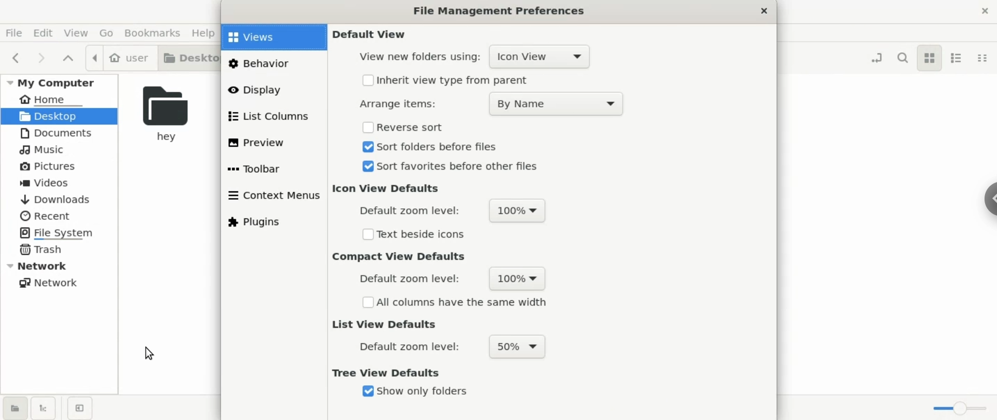 The width and height of the screenshot is (997, 420). I want to click on tree view defaults, so click(394, 372).